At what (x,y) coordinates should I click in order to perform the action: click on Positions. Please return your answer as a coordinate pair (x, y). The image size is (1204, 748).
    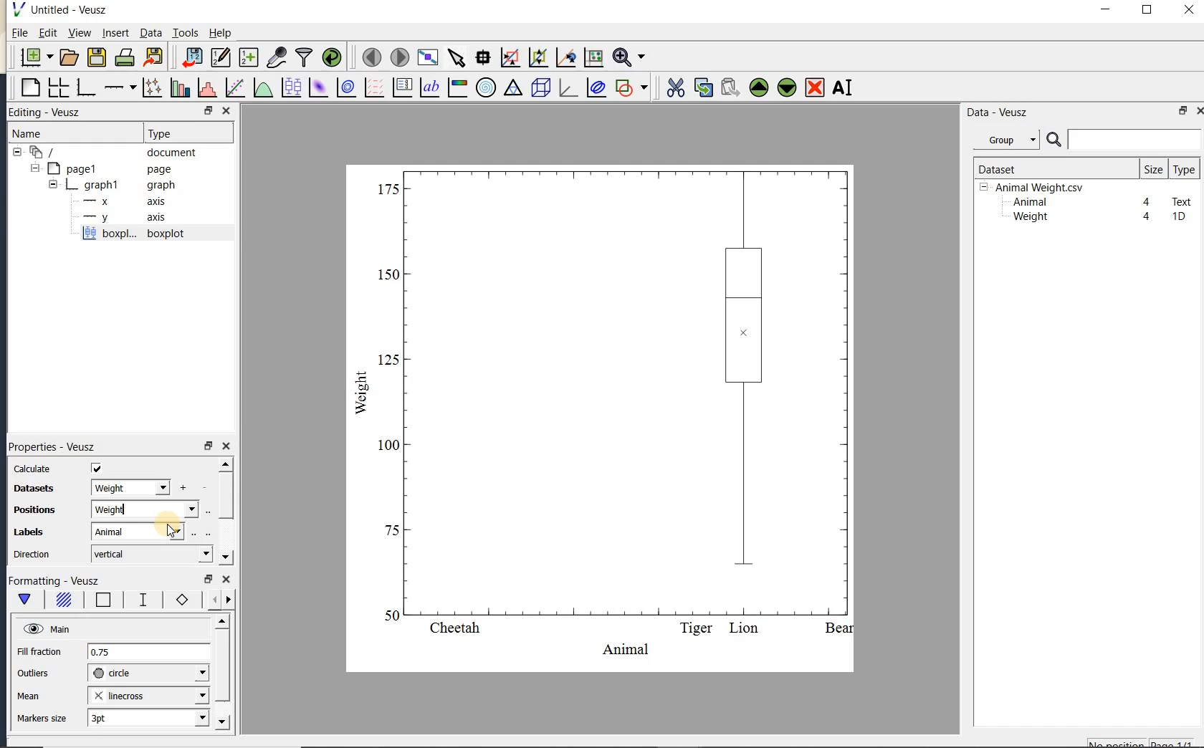
    Looking at the image, I should click on (29, 511).